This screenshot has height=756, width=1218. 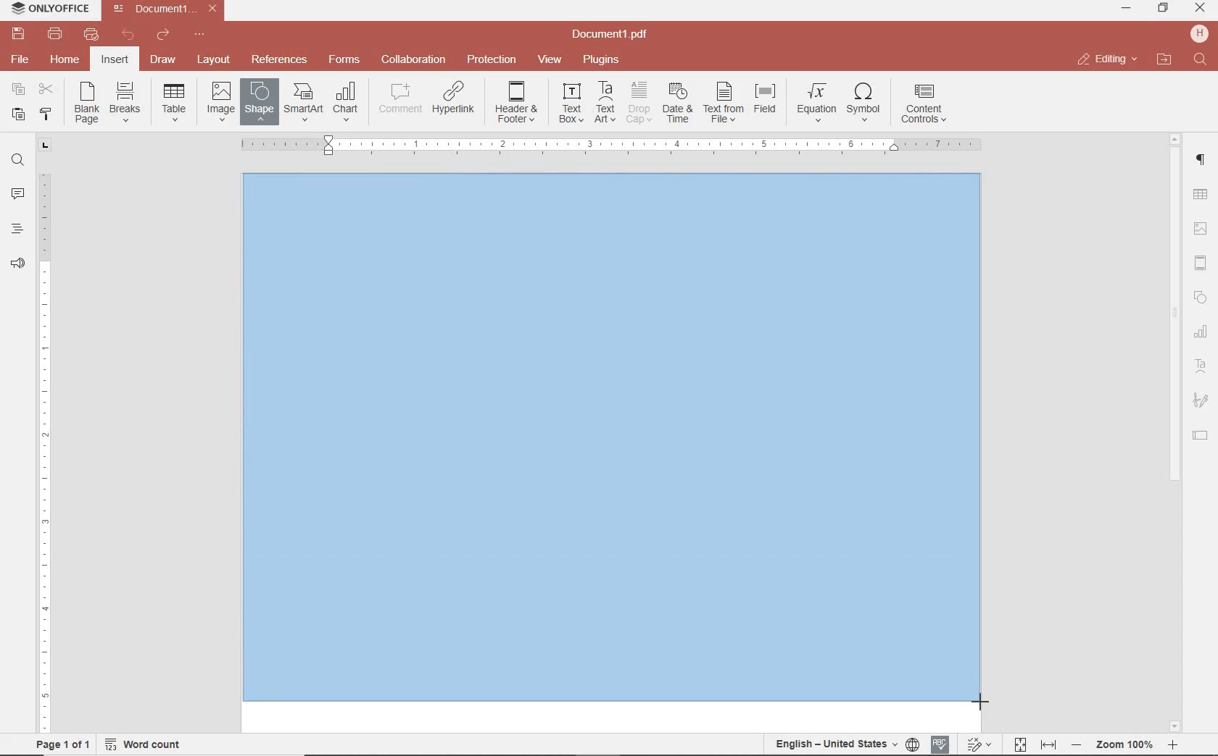 What do you see at coordinates (46, 442) in the screenshot?
I see `ruler` at bounding box center [46, 442].